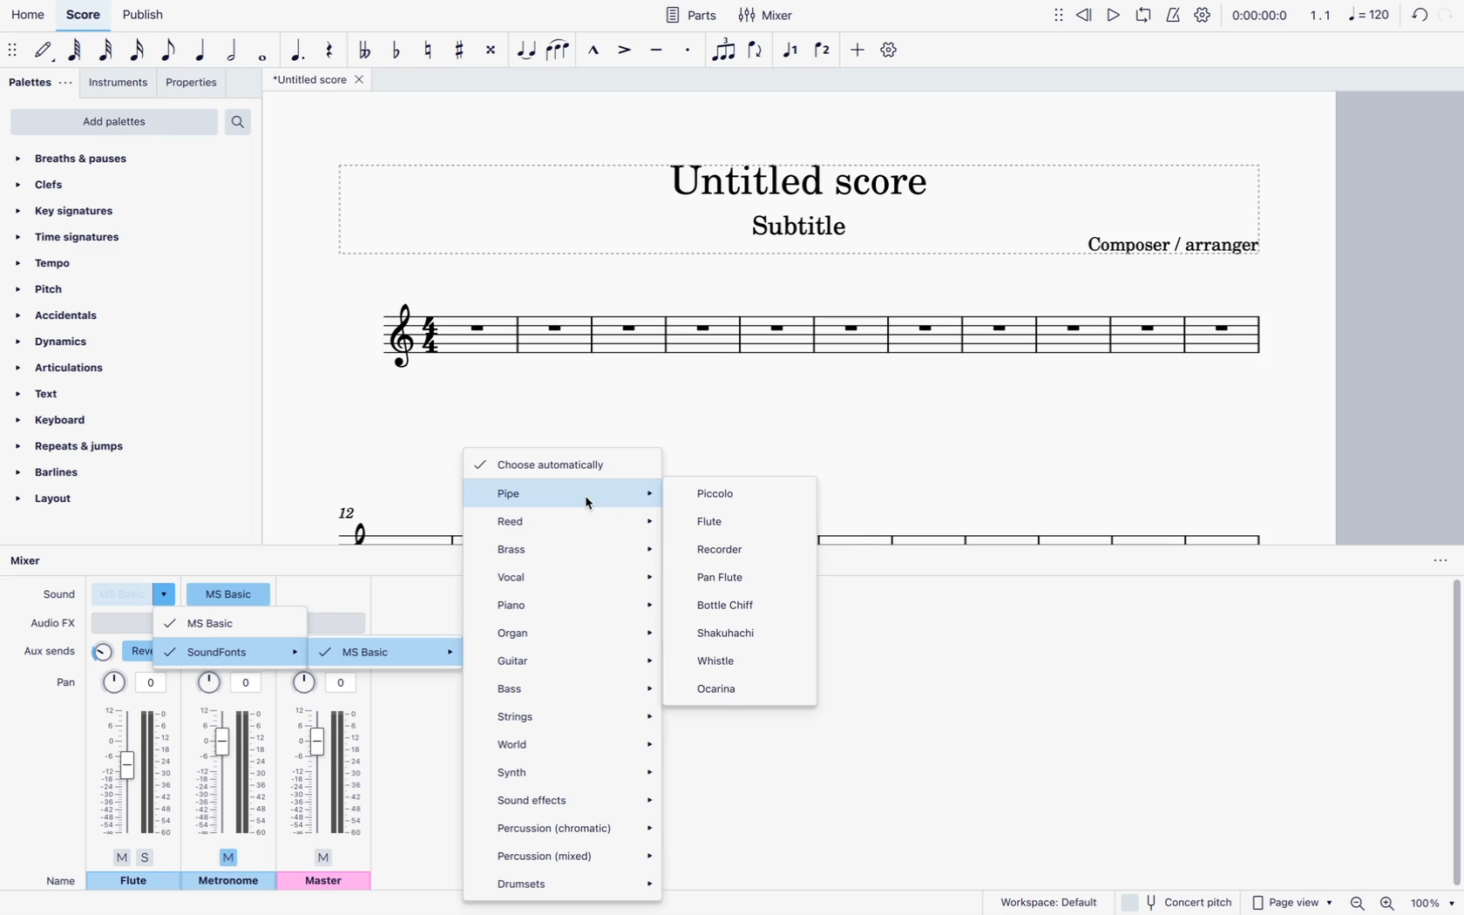 The height and width of the screenshot is (915, 1464). Describe the element at coordinates (622, 50) in the screenshot. I see `accent` at that location.